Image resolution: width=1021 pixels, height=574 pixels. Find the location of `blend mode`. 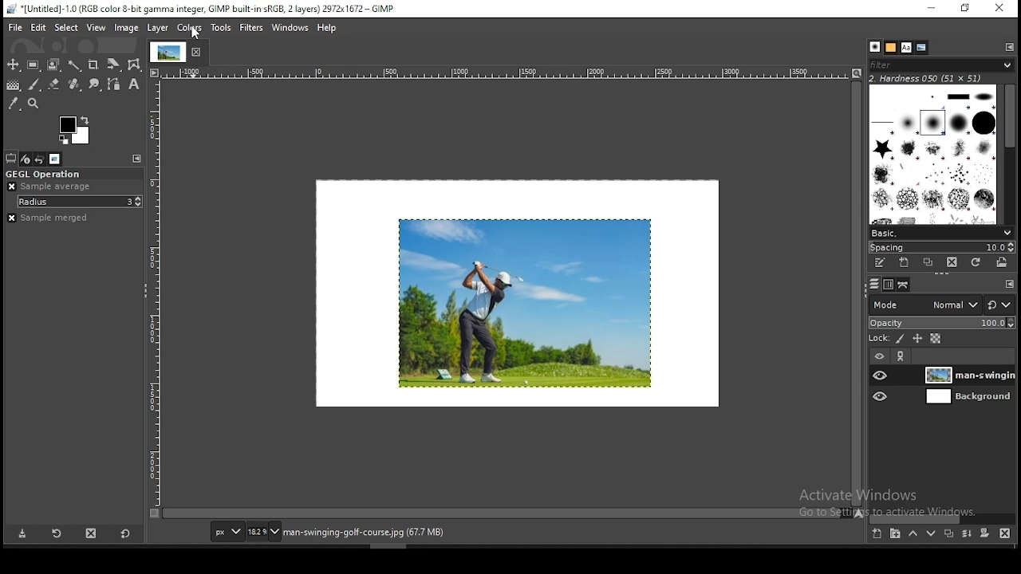

blend mode is located at coordinates (942, 305).